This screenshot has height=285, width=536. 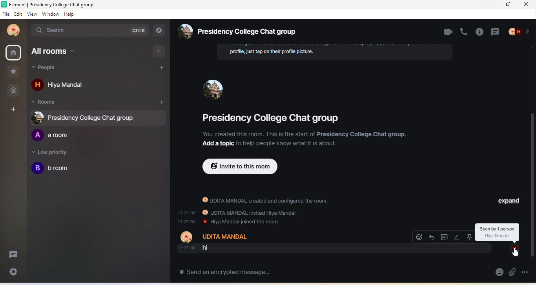 I want to click on older message, so click(x=289, y=221).